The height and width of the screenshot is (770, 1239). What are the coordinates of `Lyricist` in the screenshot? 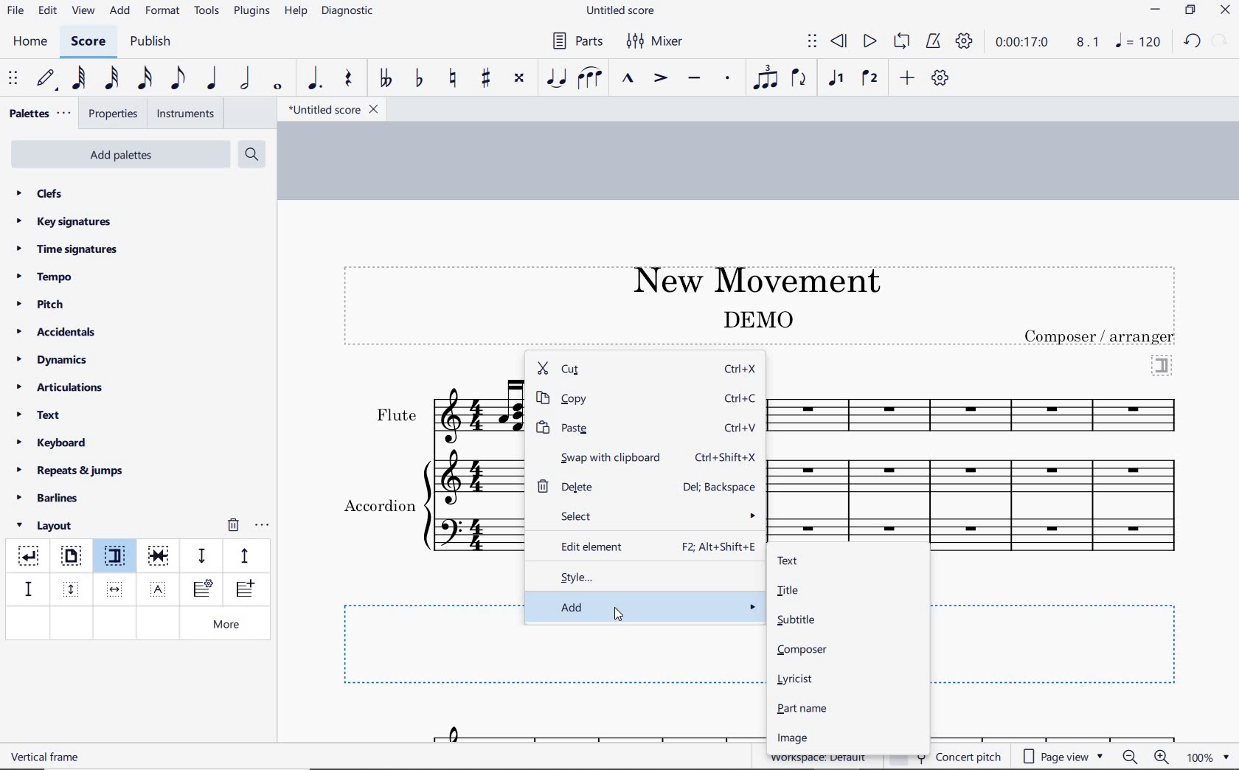 It's located at (798, 679).